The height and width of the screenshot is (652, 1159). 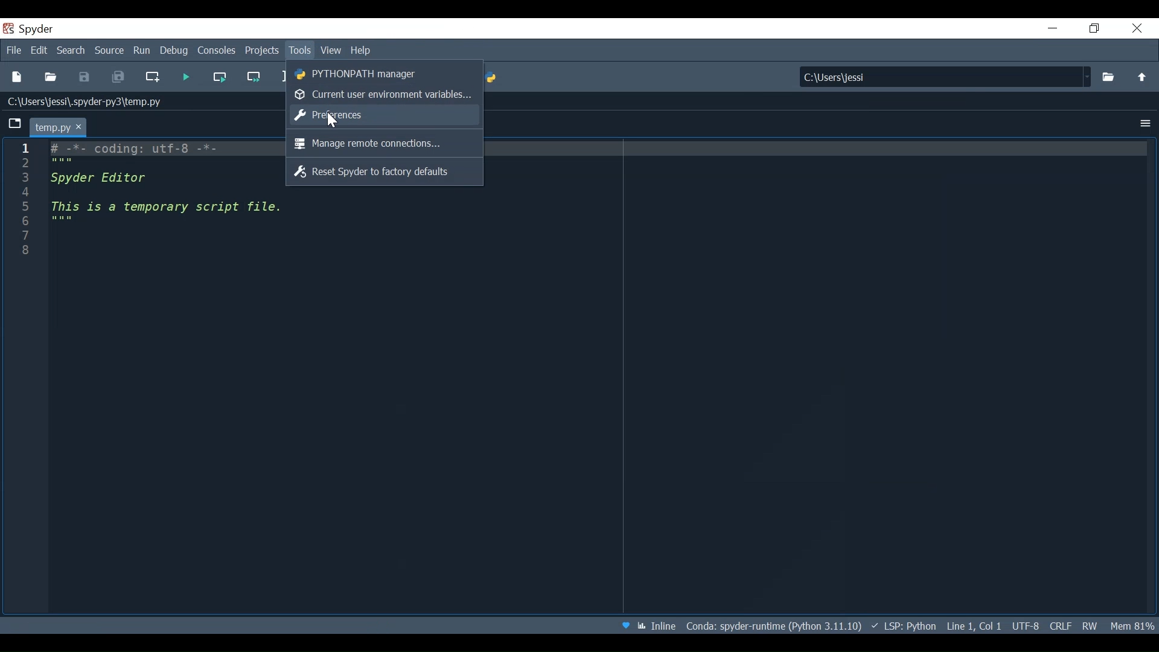 What do you see at coordinates (1096, 28) in the screenshot?
I see `Restore` at bounding box center [1096, 28].